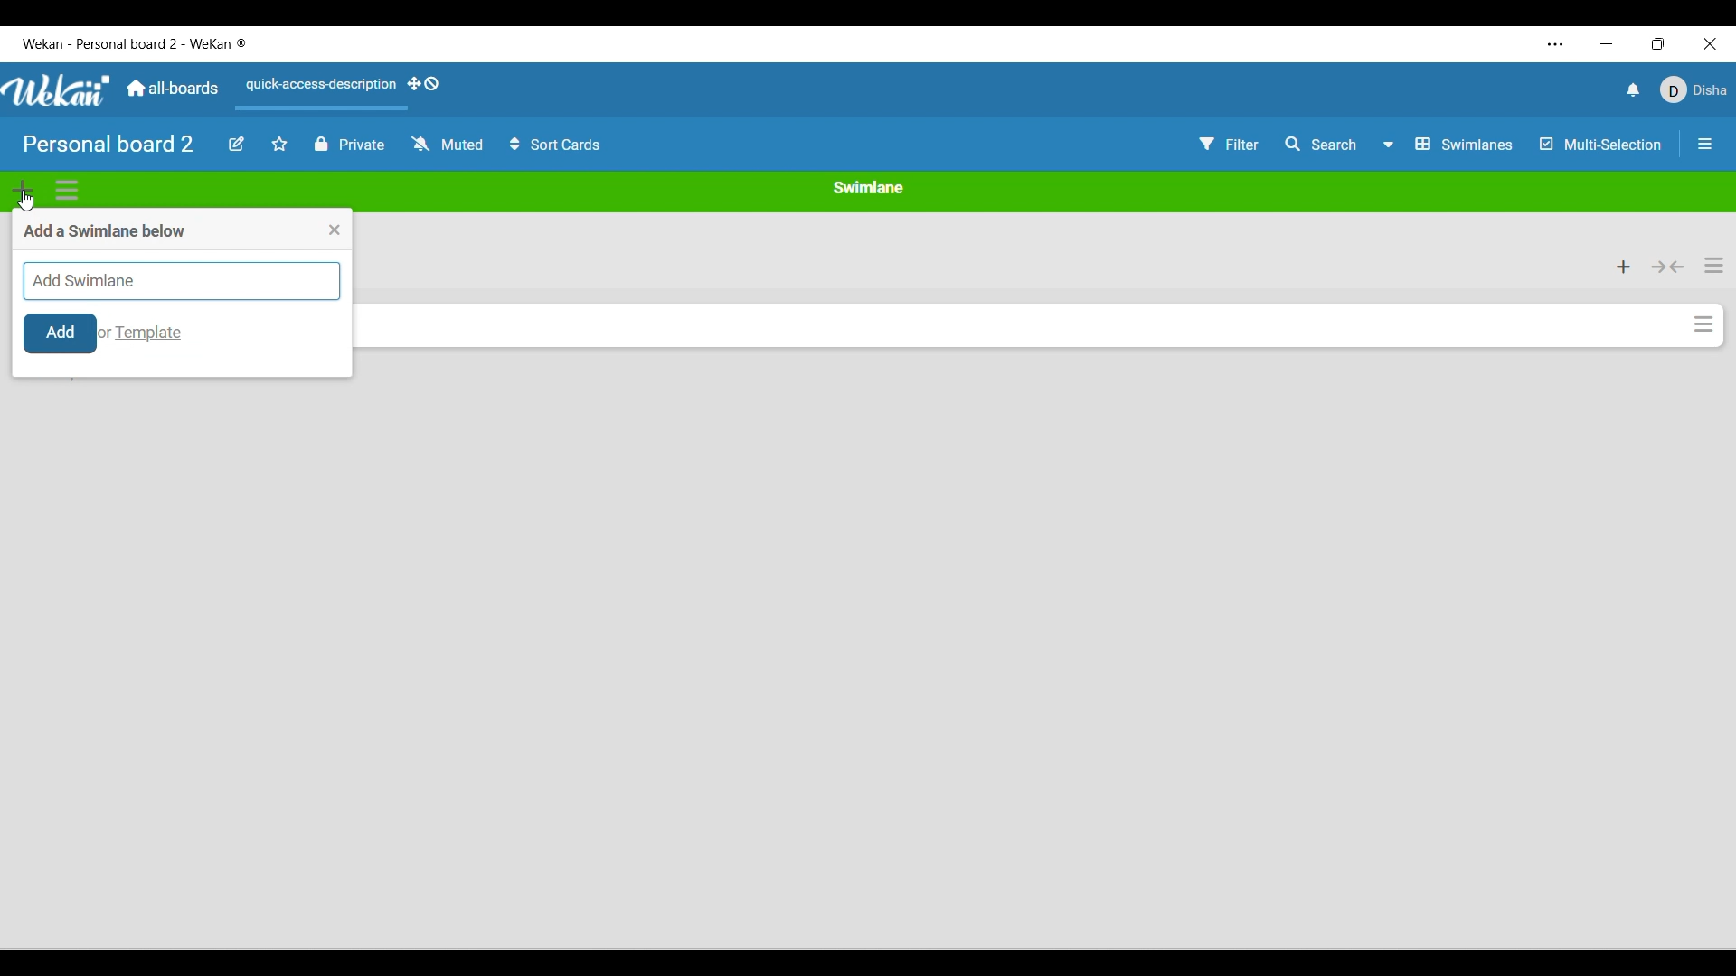  Describe the element at coordinates (279, 144) in the screenshot. I see `Star board` at that location.